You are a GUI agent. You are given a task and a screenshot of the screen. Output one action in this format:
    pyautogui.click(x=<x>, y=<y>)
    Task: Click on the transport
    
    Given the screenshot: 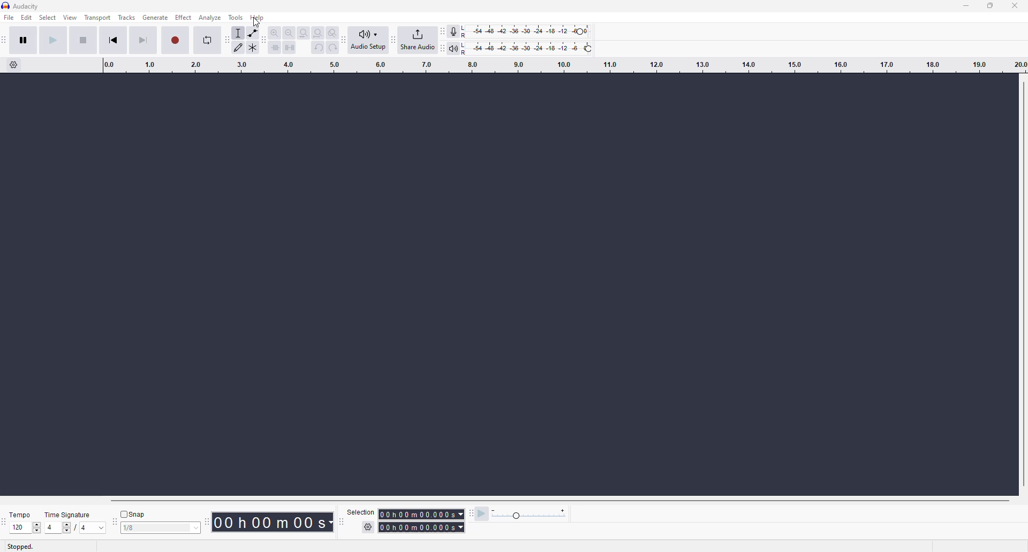 What is the action you would take?
    pyautogui.click(x=97, y=18)
    